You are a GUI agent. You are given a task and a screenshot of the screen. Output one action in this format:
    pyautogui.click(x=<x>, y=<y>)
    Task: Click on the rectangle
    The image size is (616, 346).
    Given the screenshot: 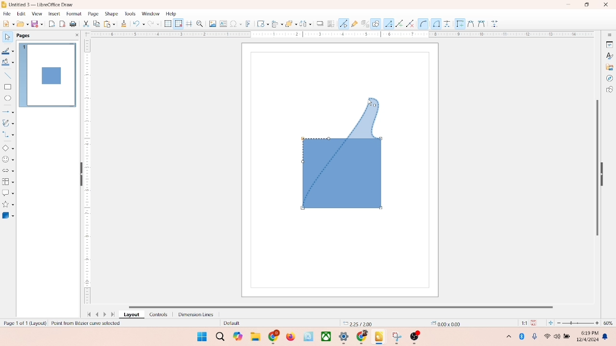 What is the action you would take?
    pyautogui.click(x=8, y=86)
    